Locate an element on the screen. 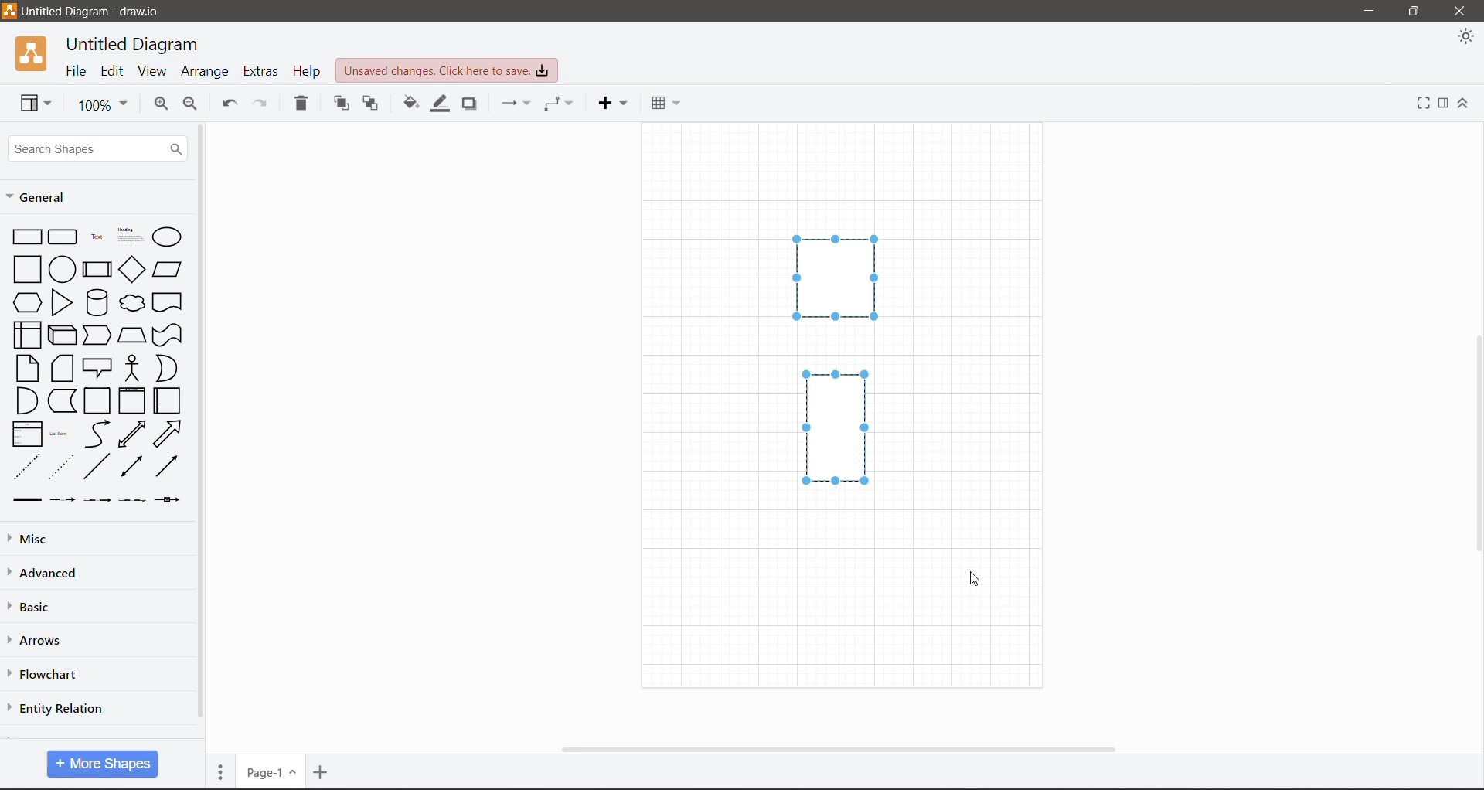  Shapes is located at coordinates (846, 381).